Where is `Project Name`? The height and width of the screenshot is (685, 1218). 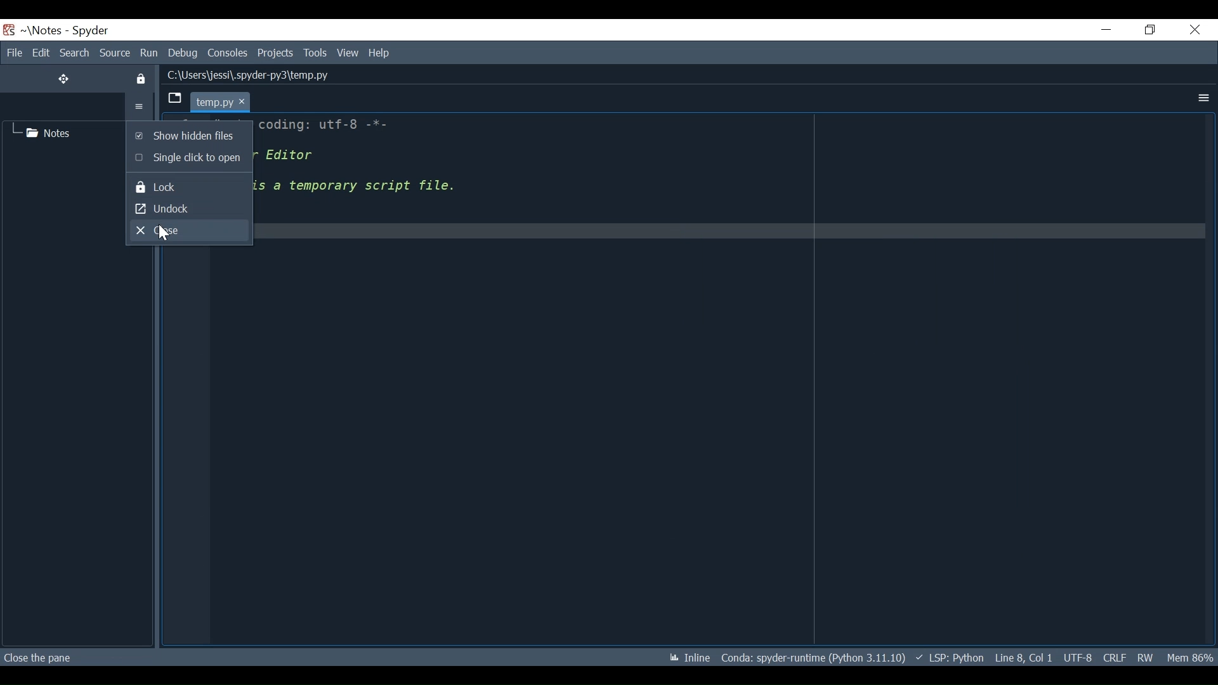 Project Name is located at coordinates (43, 30).